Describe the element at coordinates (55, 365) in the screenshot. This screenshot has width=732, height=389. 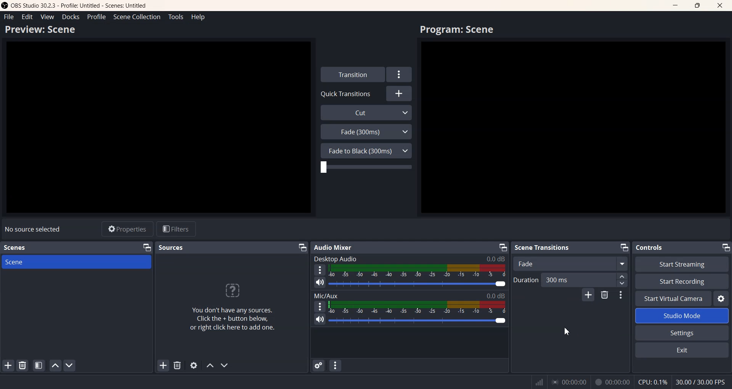
I see `Follow scene up` at that location.